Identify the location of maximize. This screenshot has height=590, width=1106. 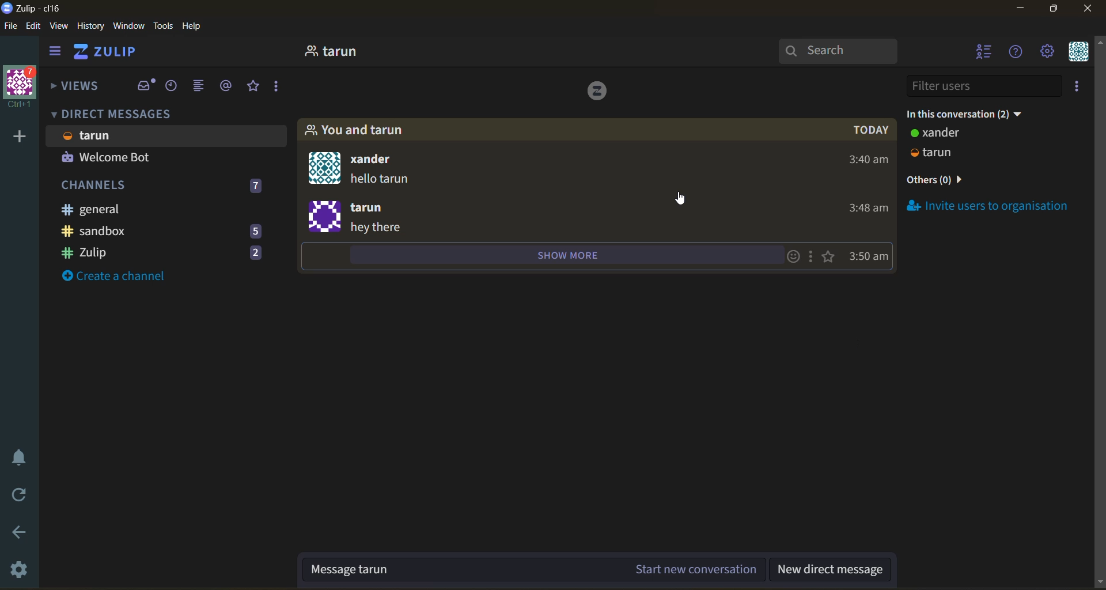
(1059, 9).